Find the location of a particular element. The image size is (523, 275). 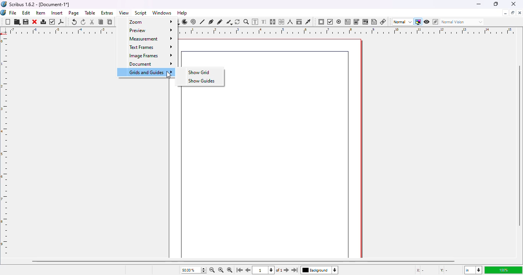

show grid is located at coordinates (199, 72).